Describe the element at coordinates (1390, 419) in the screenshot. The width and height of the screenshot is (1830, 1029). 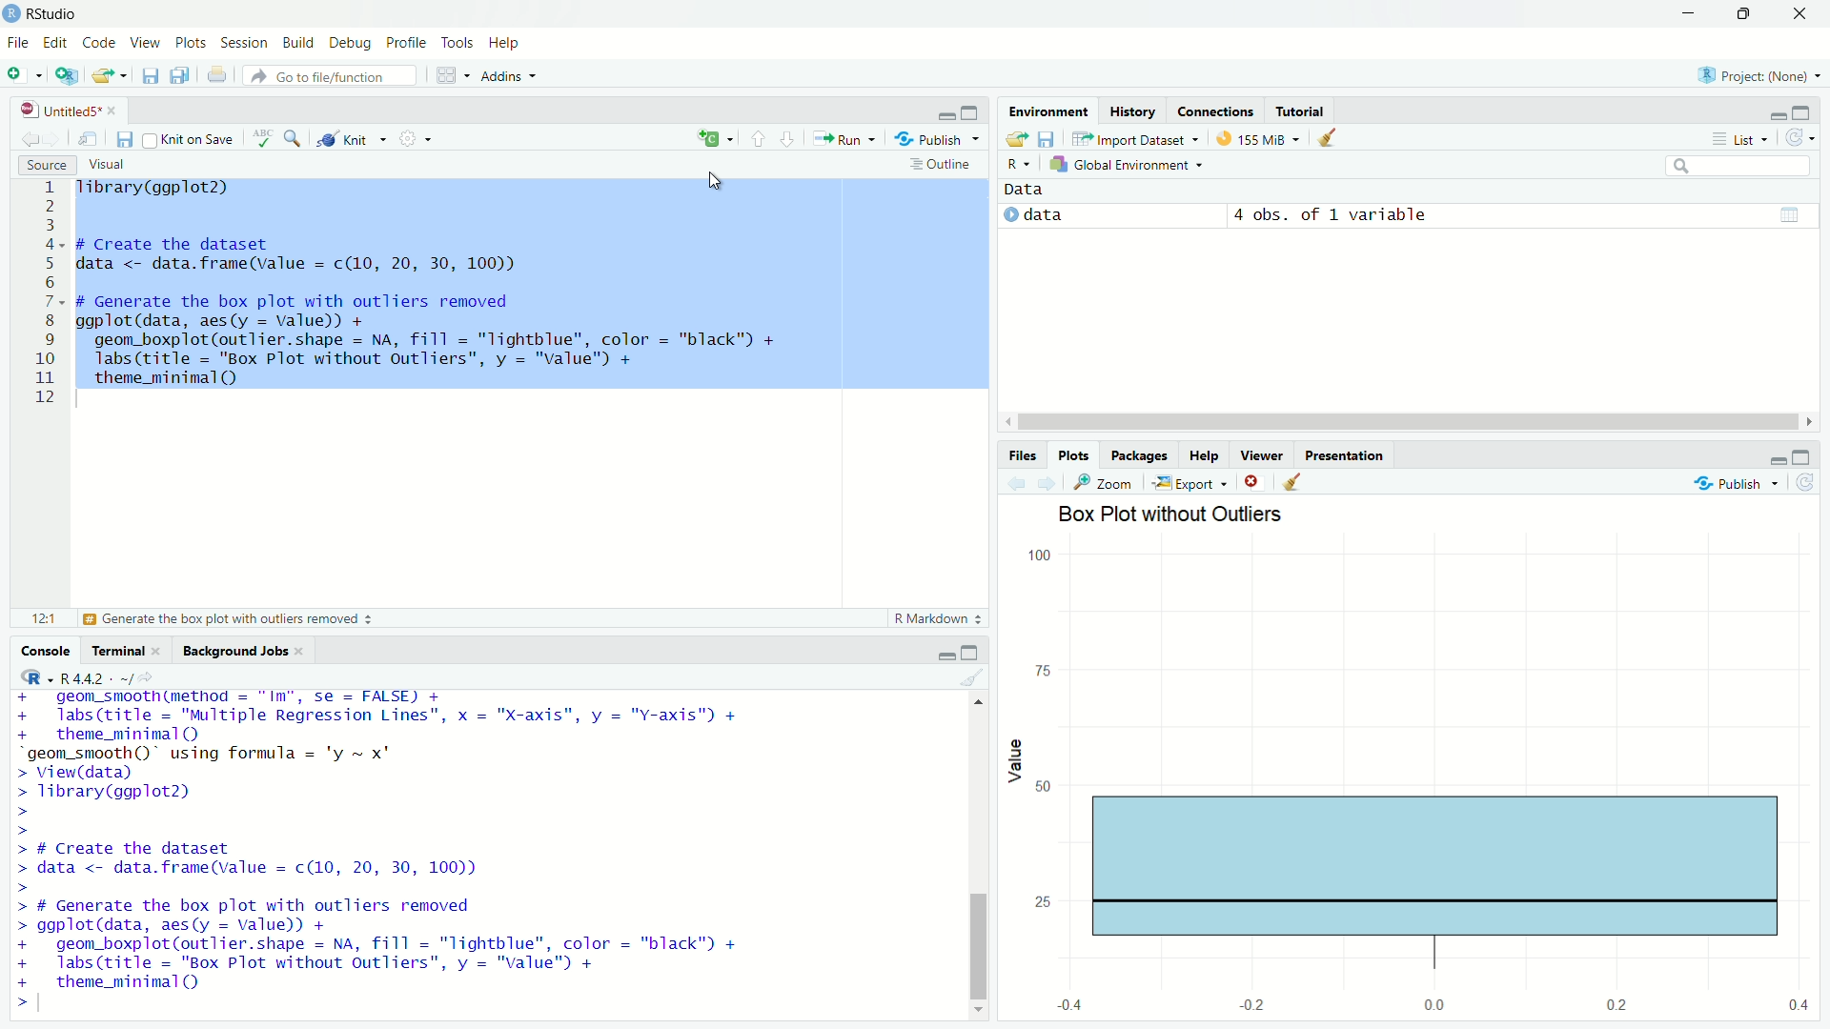
I see `scroll bar` at that location.